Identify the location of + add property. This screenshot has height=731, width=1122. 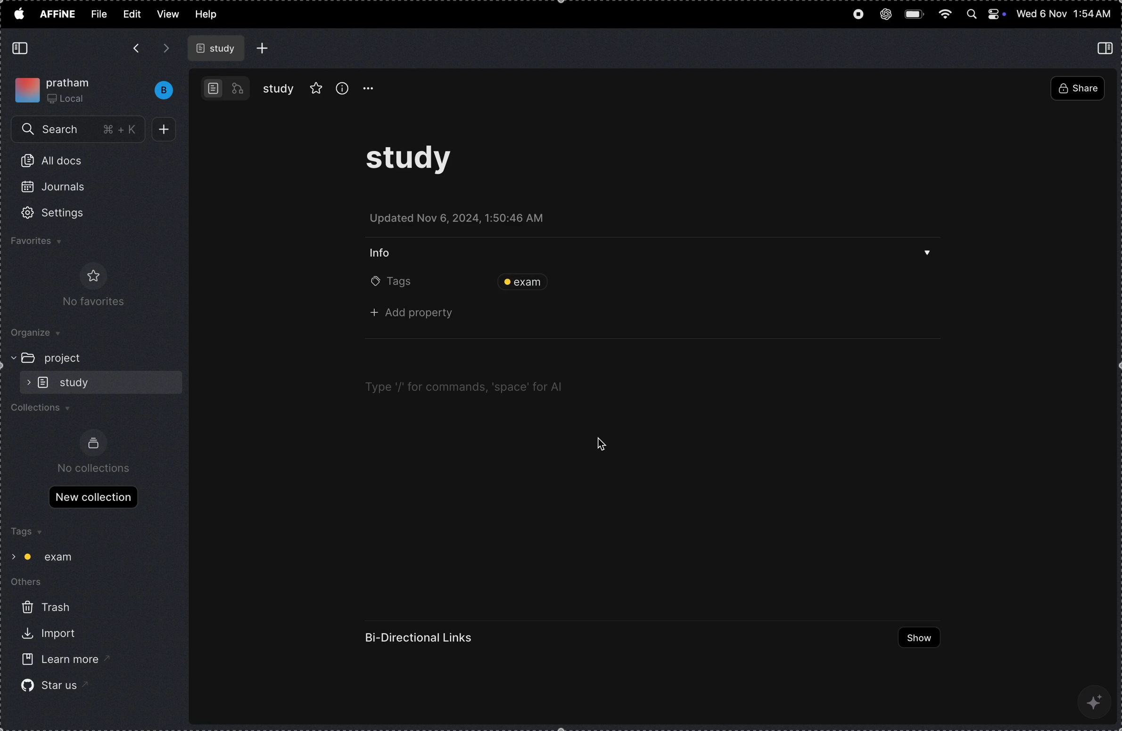
(417, 314).